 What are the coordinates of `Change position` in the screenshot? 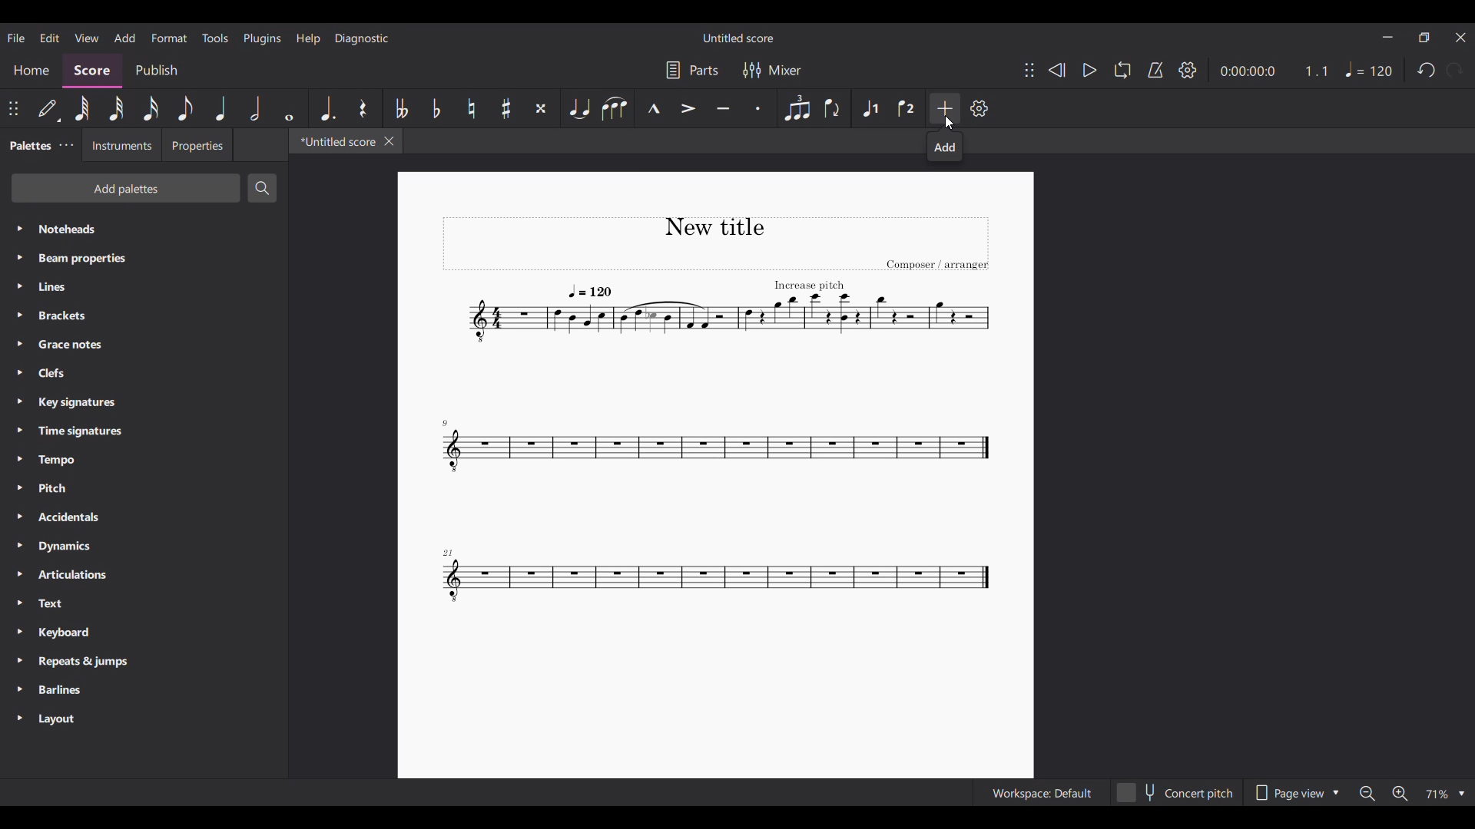 It's located at (13, 108).